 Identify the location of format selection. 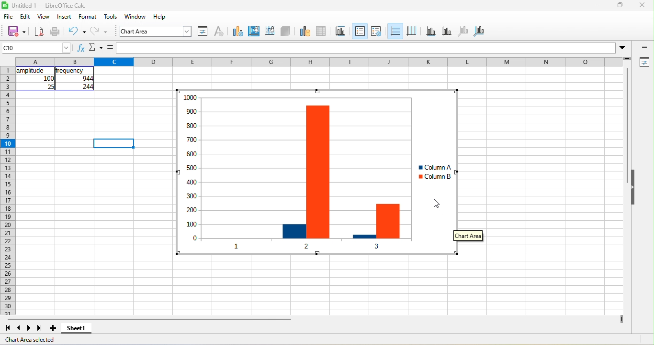
(203, 32).